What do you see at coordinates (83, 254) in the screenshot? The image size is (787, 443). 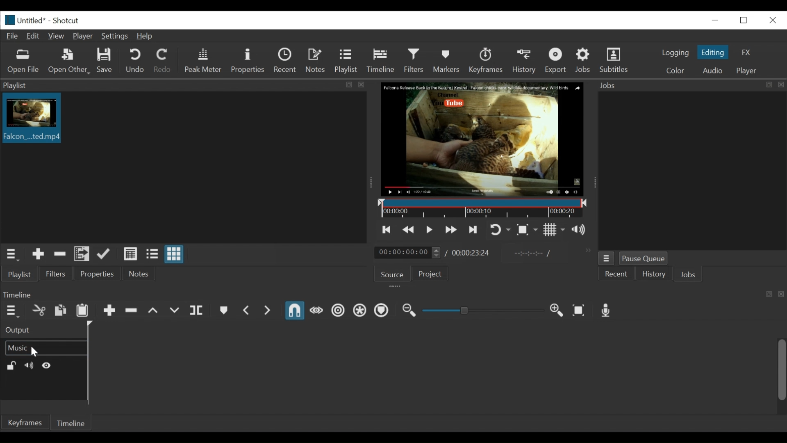 I see `Add files to the playlist` at bounding box center [83, 254].